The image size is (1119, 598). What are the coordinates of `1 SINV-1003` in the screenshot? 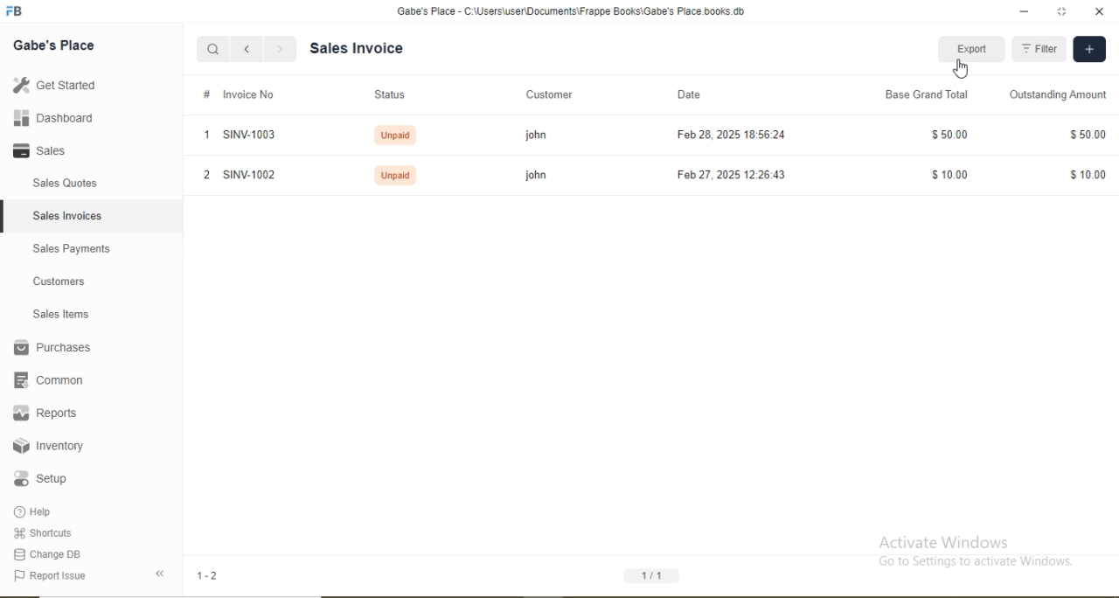 It's located at (237, 136).